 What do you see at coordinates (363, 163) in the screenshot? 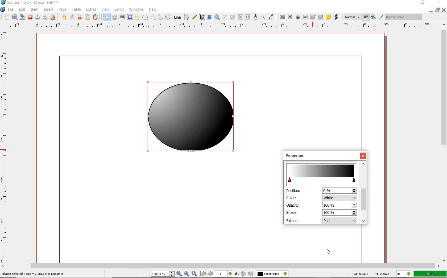
I see `scroll up` at bounding box center [363, 163].